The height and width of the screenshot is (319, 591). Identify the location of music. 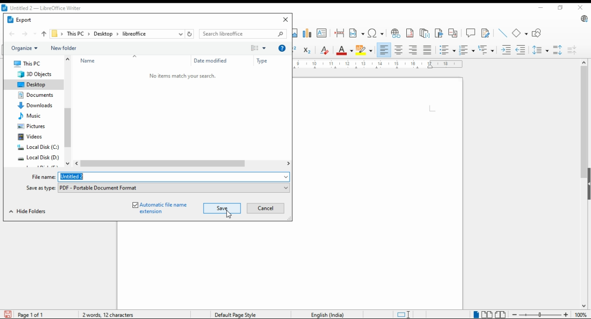
(33, 117).